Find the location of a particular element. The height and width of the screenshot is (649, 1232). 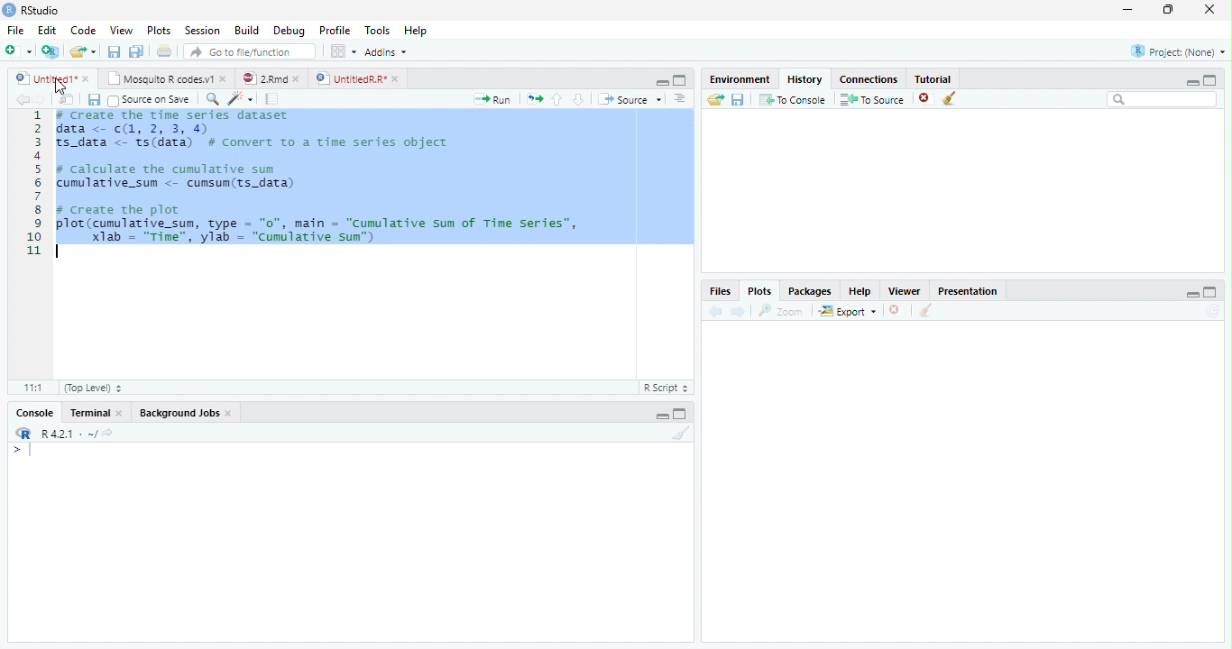

Maximize is located at coordinates (1209, 293).